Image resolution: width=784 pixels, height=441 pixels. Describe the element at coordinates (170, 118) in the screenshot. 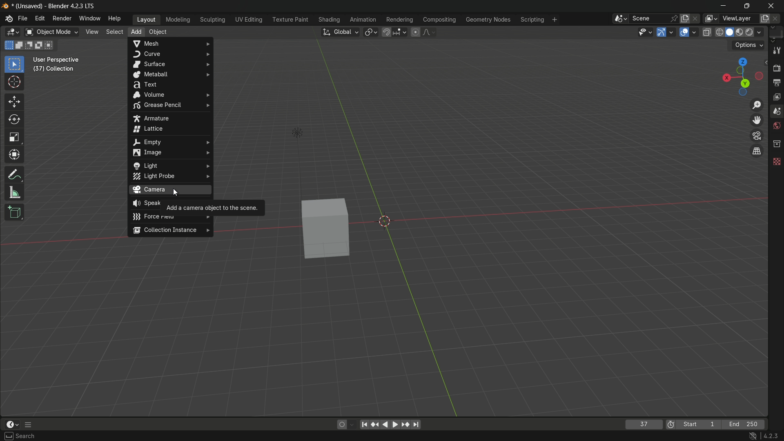

I see `armature` at that location.